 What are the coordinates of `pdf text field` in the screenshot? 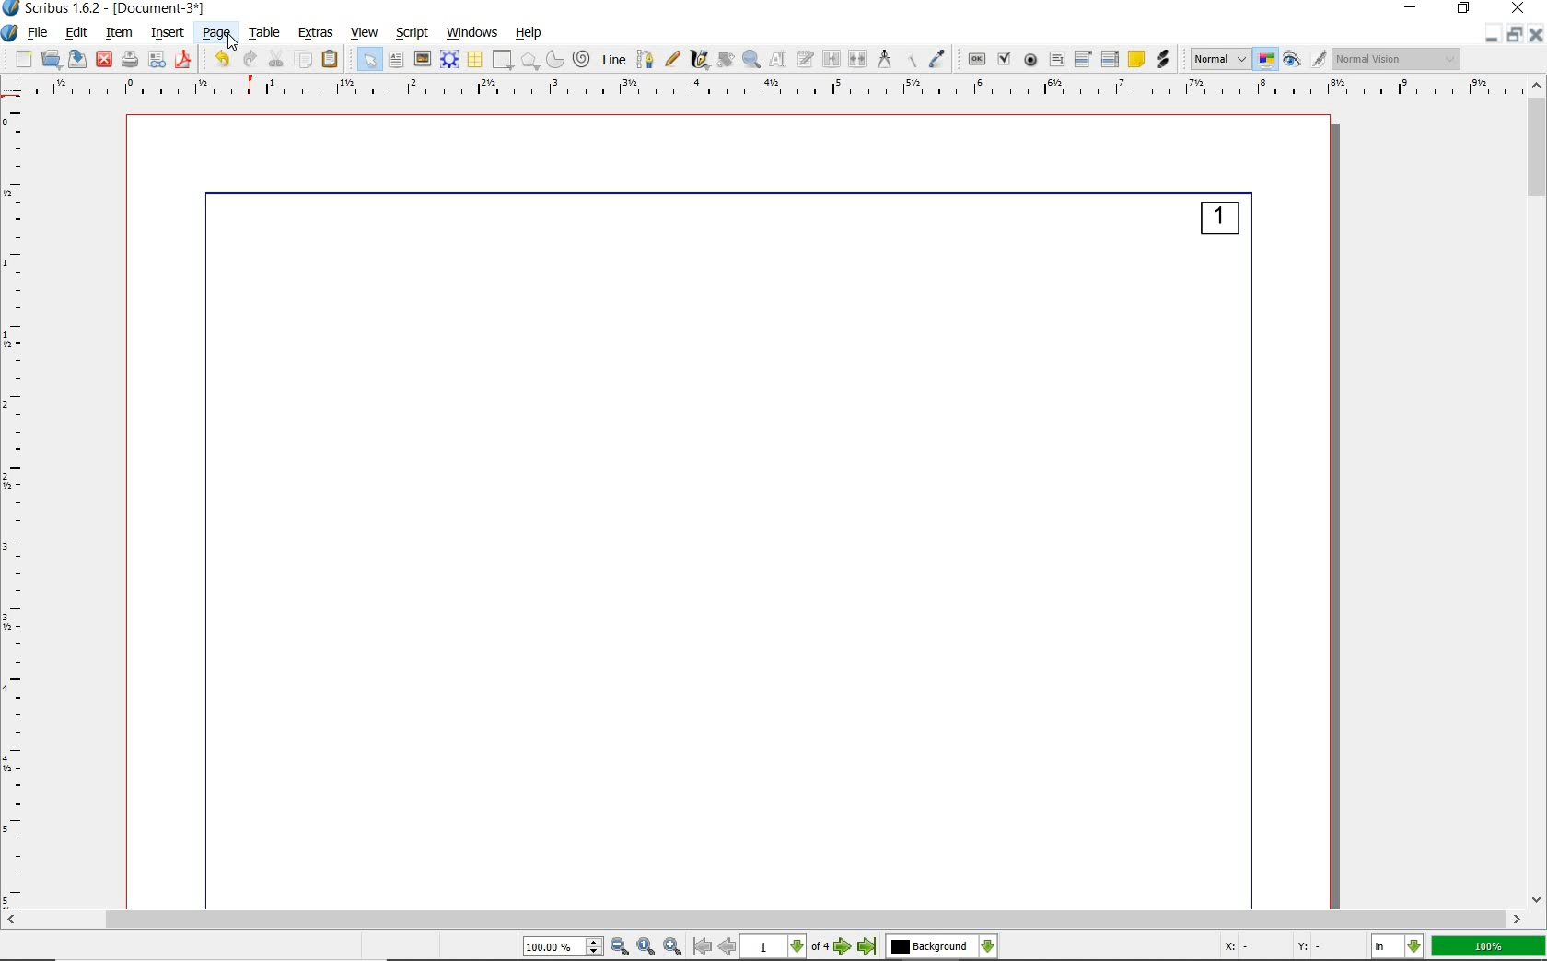 It's located at (1055, 58).